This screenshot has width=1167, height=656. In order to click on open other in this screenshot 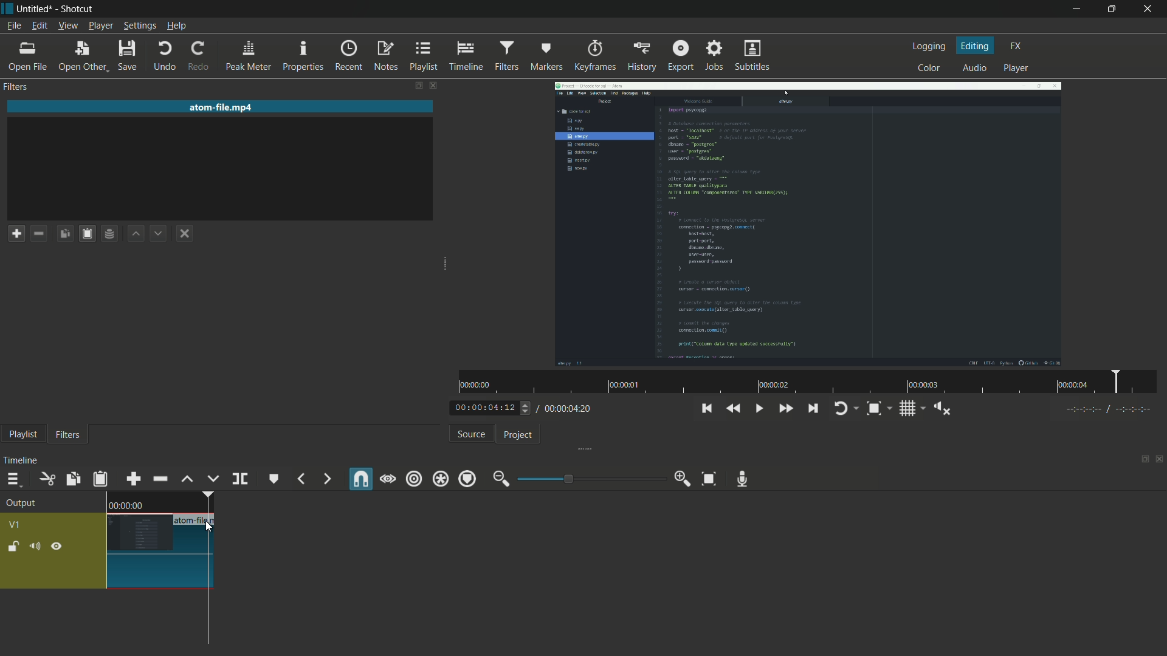, I will do `click(79, 55)`.